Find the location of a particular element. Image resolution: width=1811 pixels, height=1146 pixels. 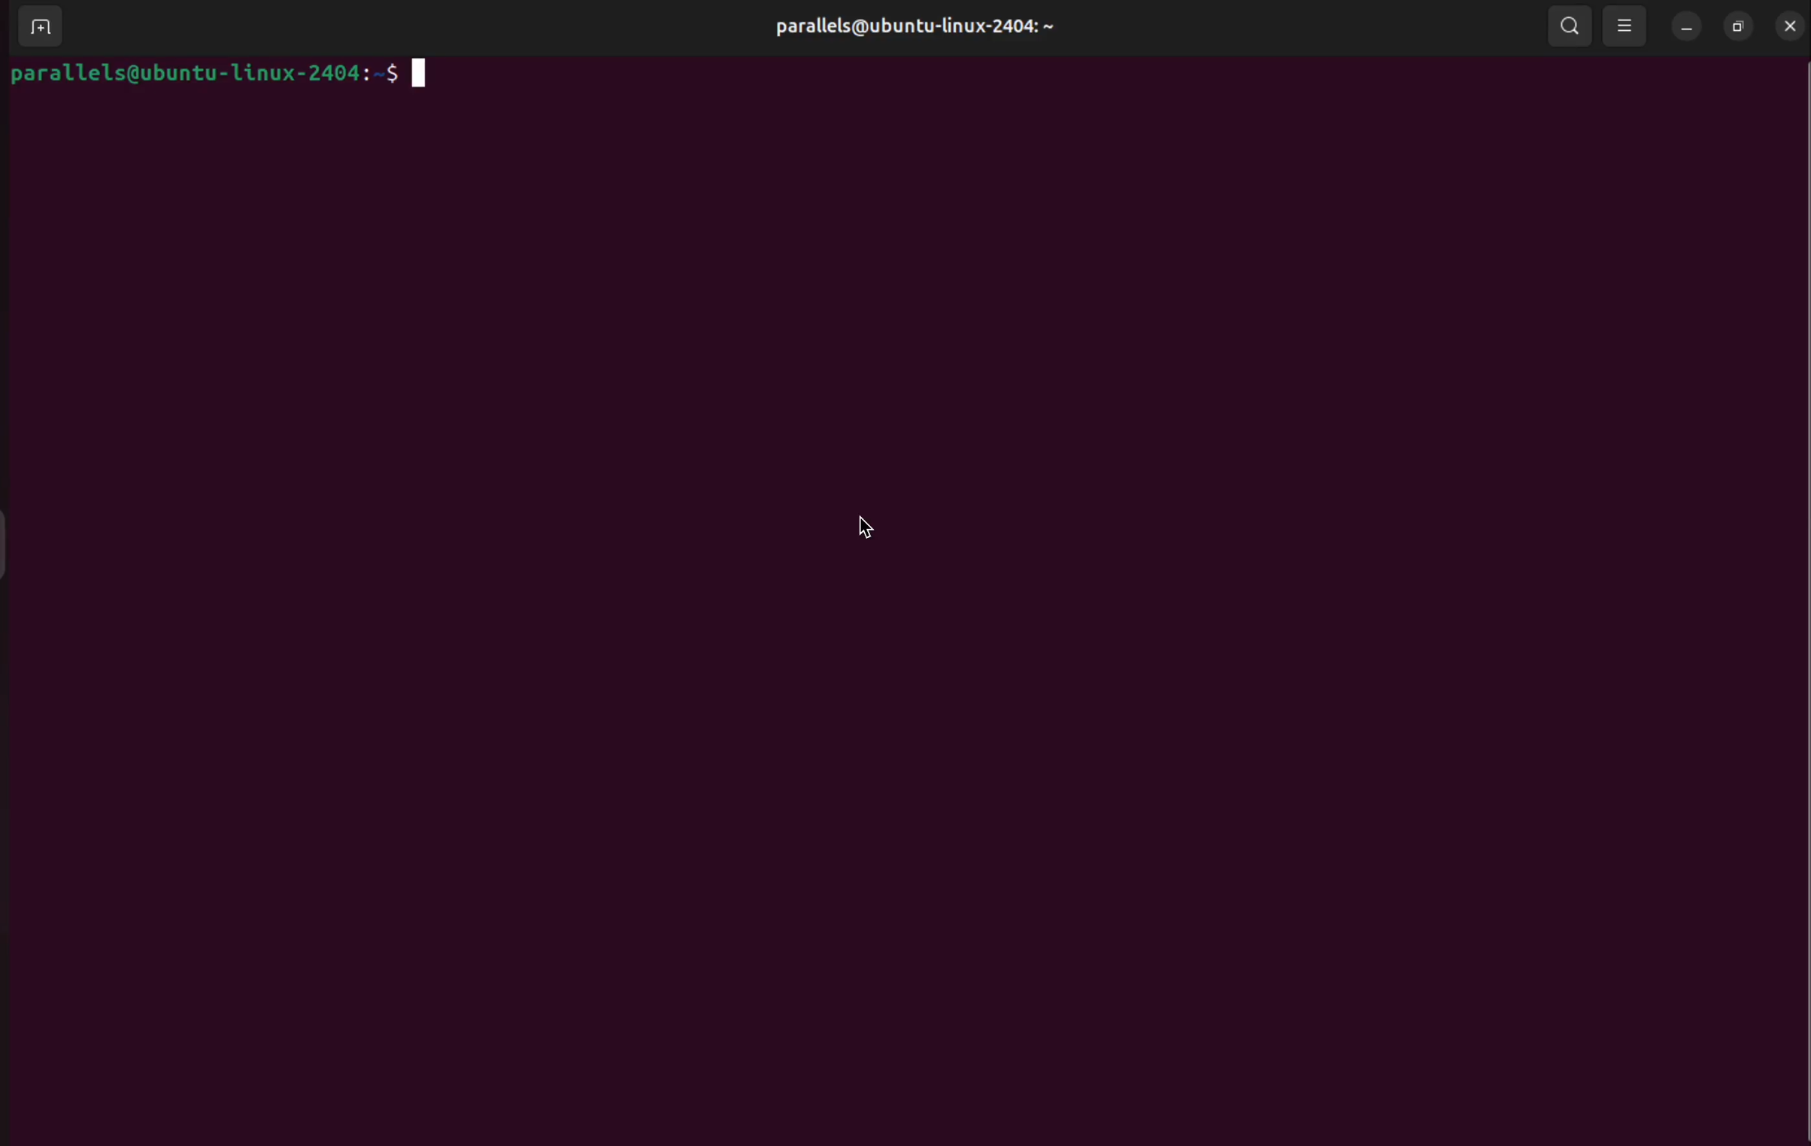

view options is located at coordinates (1628, 27).